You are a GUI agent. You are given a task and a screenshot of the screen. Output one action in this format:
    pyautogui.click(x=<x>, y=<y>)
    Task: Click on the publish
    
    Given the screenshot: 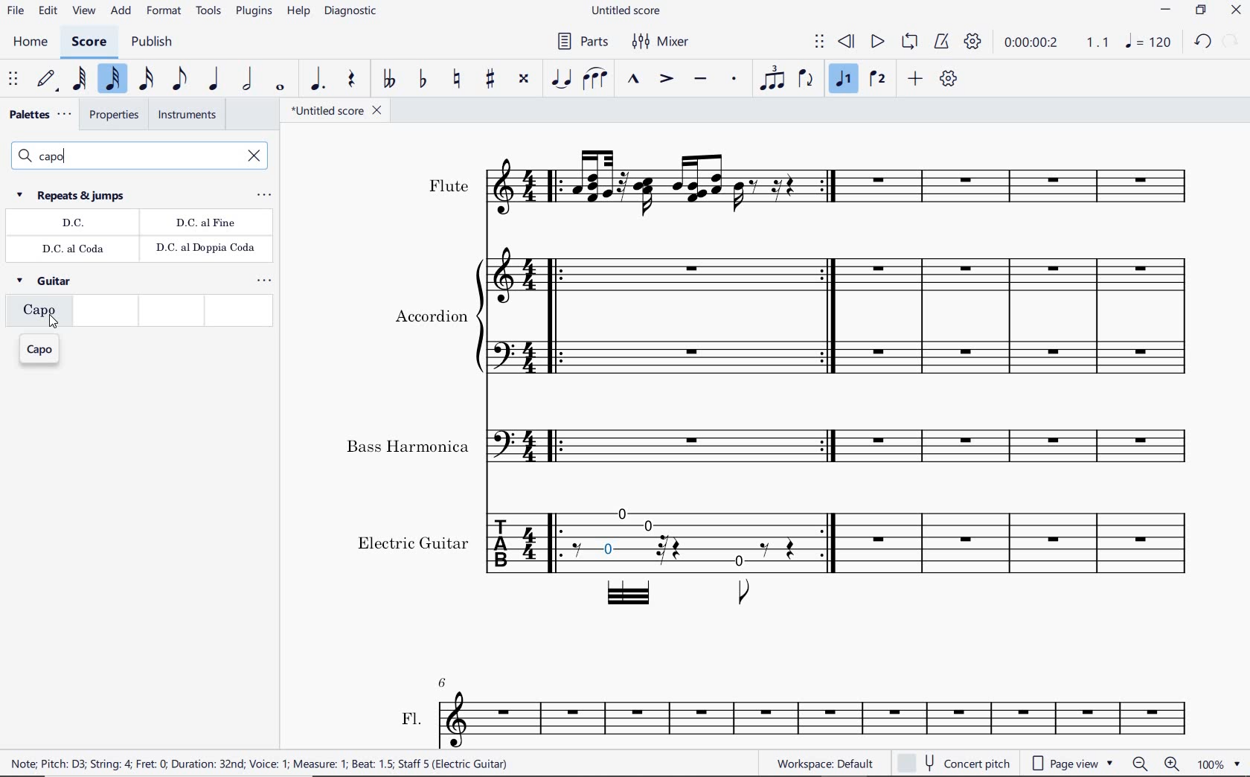 What is the action you would take?
    pyautogui.click(x=152, y=42)
    